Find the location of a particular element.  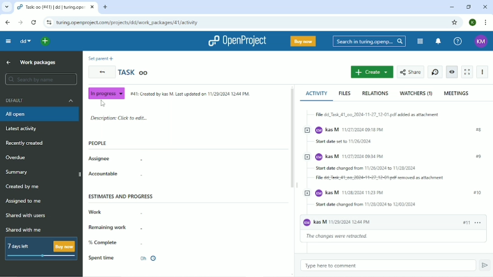

Reload this page is located at coordinates (34, 22).